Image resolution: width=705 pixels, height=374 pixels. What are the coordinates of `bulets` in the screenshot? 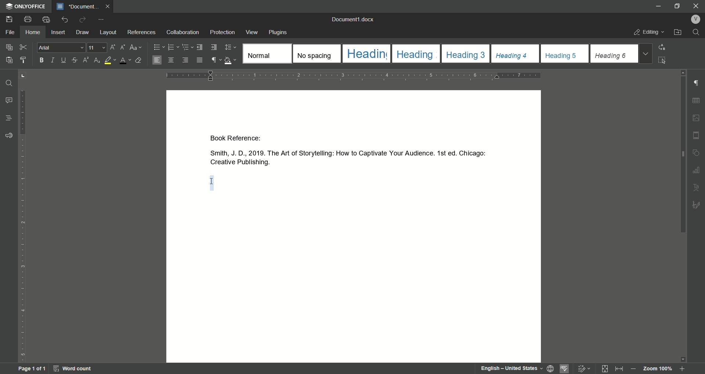 It's located at (159, 47).